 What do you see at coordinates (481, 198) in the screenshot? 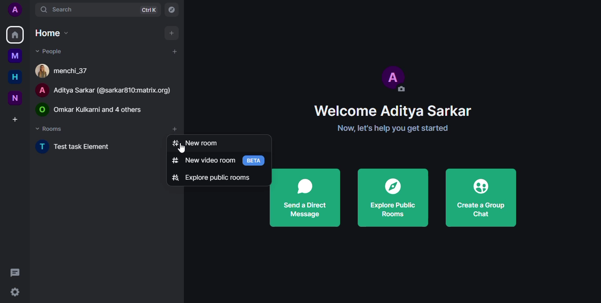
I see `create a group chat` at bounding box center [481, 198].